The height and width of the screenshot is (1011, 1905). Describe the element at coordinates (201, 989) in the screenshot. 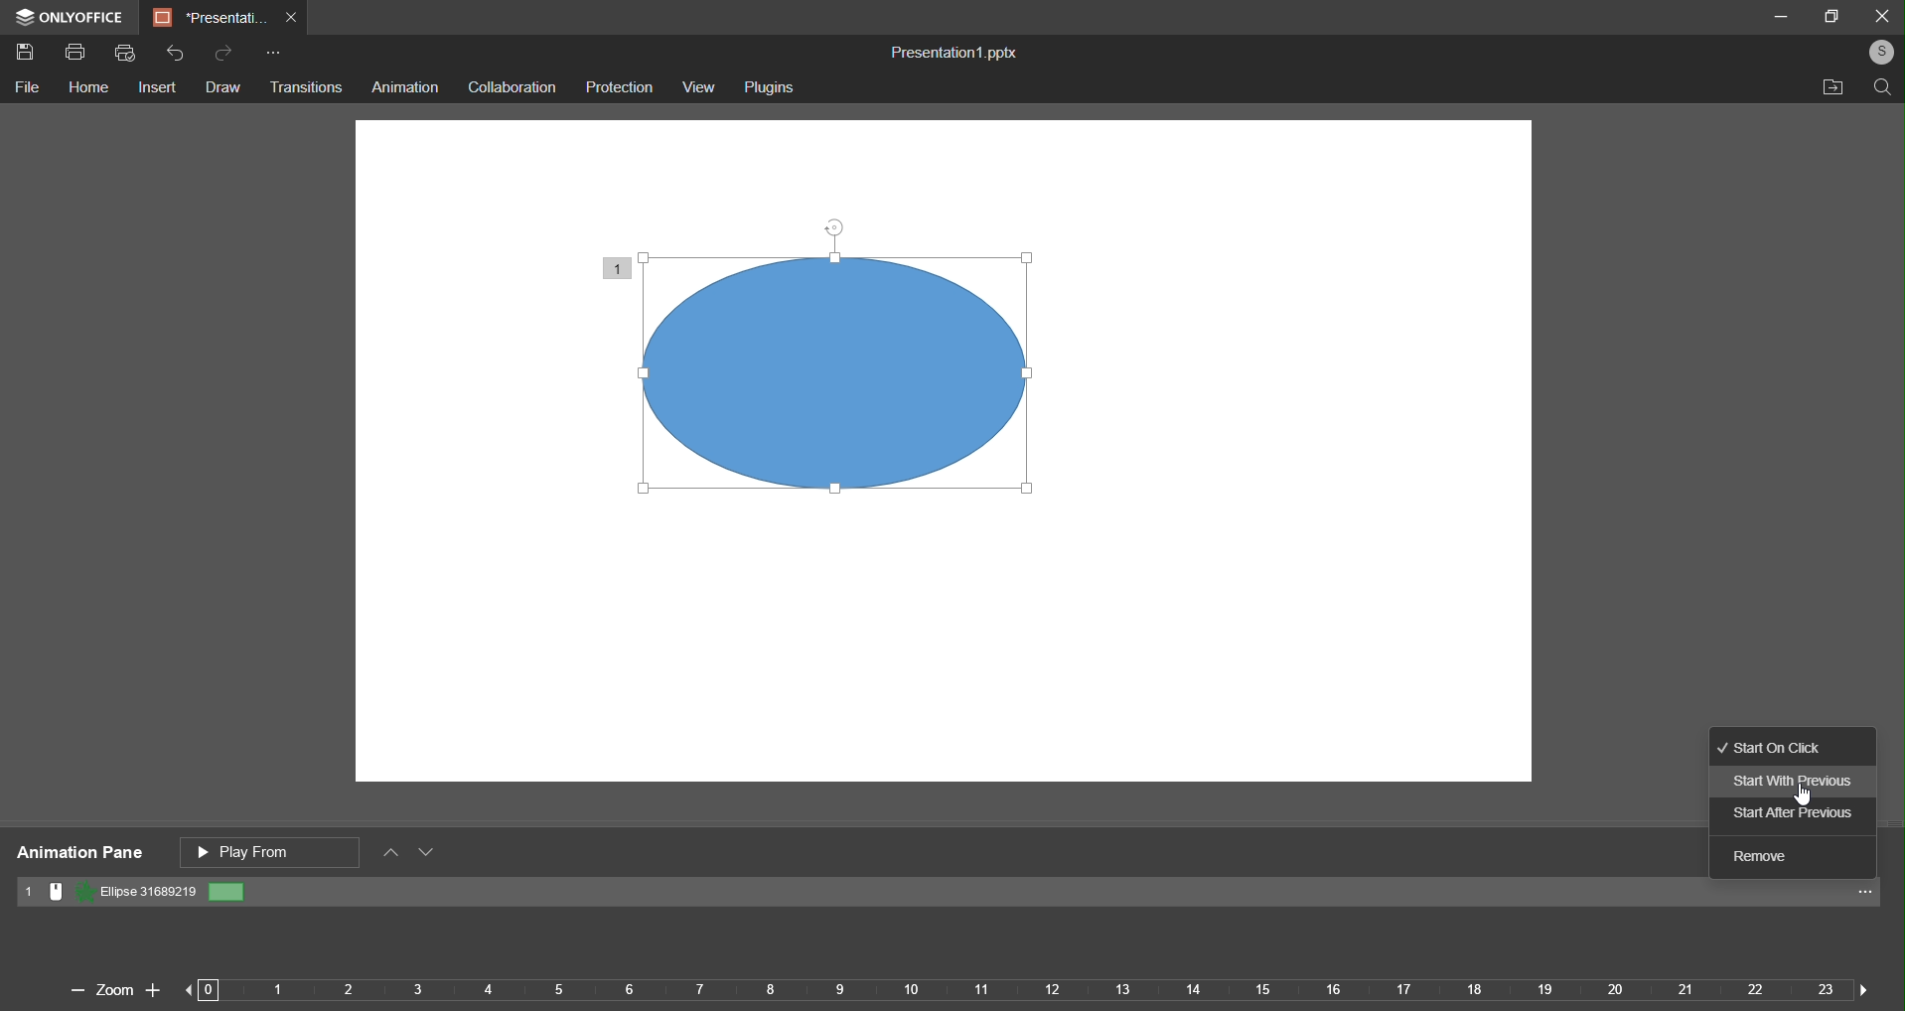

I see `previous` at that location.